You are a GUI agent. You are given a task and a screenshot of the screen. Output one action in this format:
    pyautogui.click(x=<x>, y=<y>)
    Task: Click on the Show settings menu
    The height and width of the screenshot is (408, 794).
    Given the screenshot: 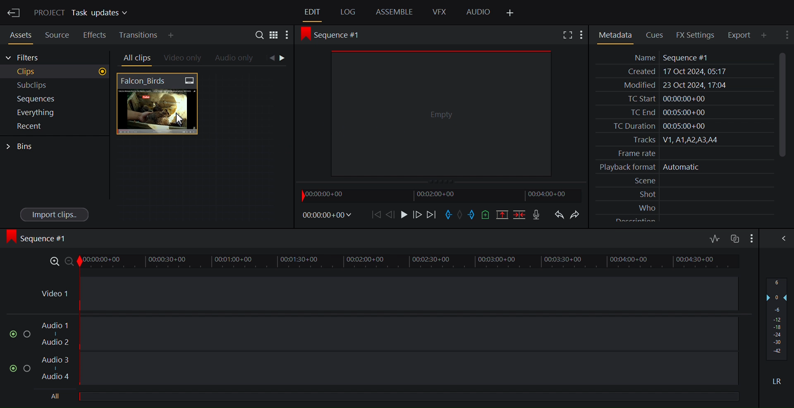 What is the action you would take?
    pyautogui.click(x=584, y=35)
    